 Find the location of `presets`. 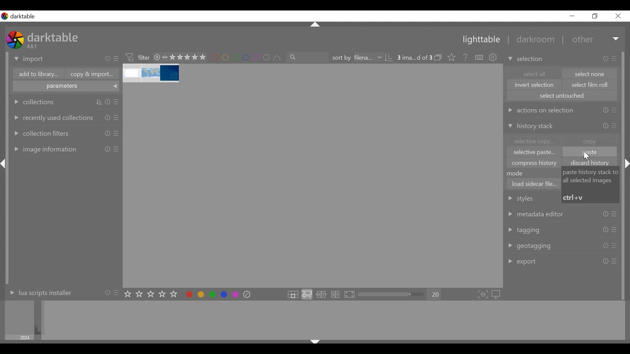

presets is located at coordinates (614, 262).